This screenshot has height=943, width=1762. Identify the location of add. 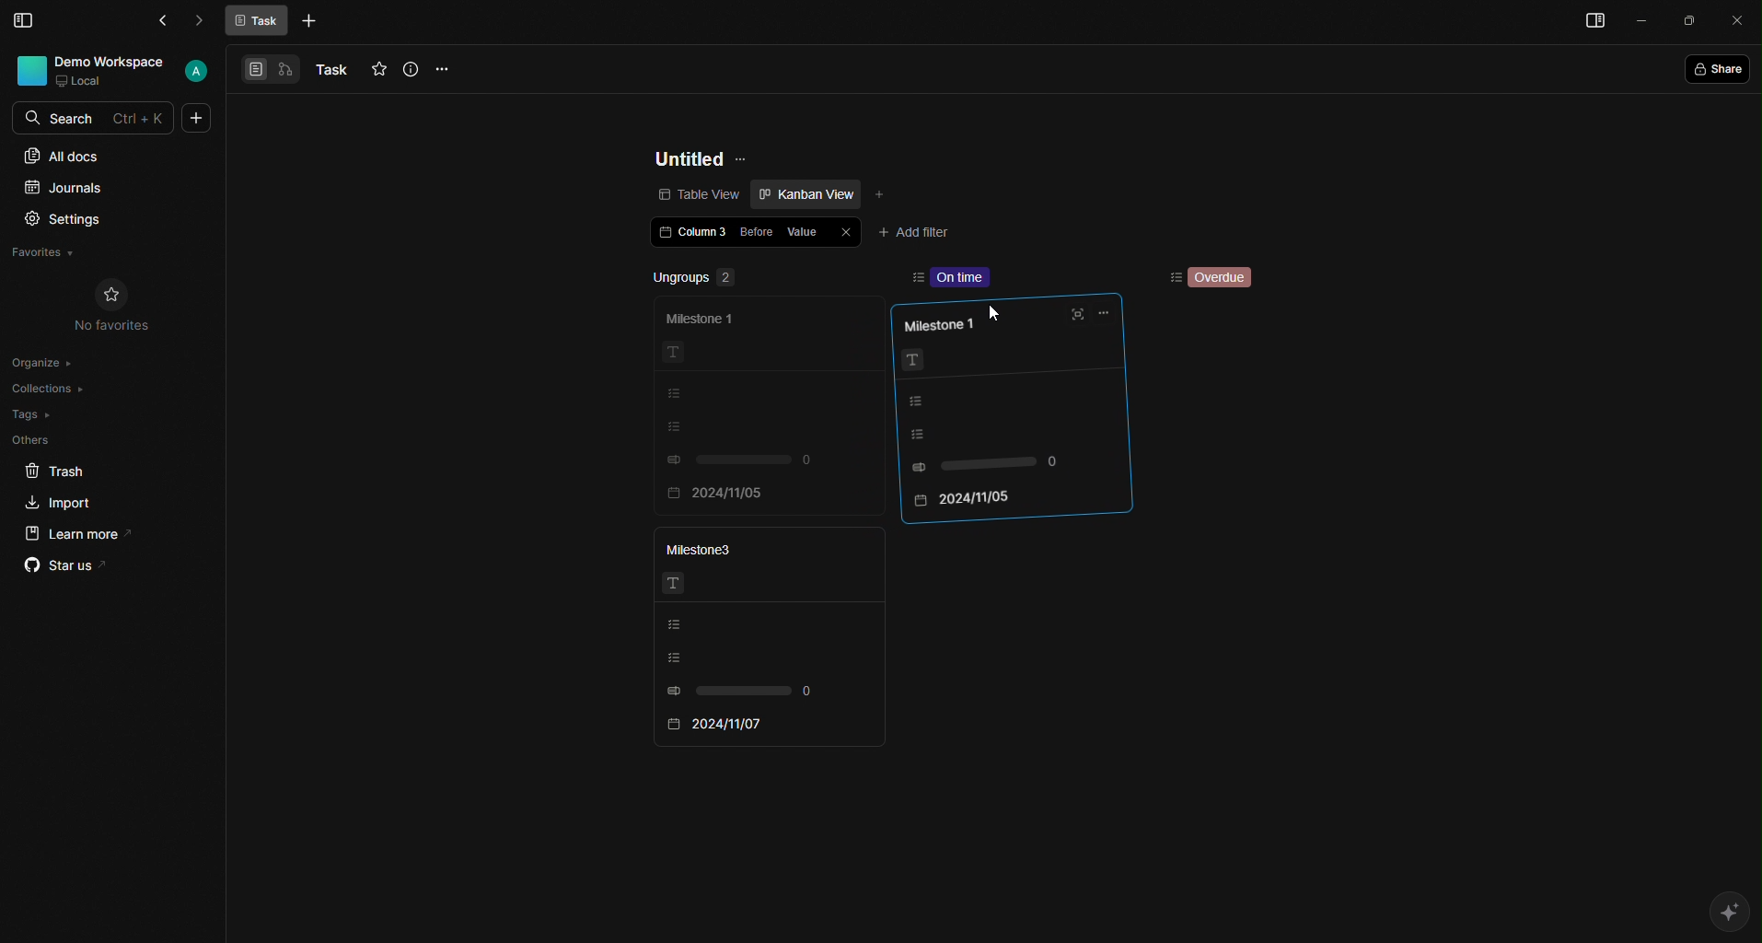
(852, 275).